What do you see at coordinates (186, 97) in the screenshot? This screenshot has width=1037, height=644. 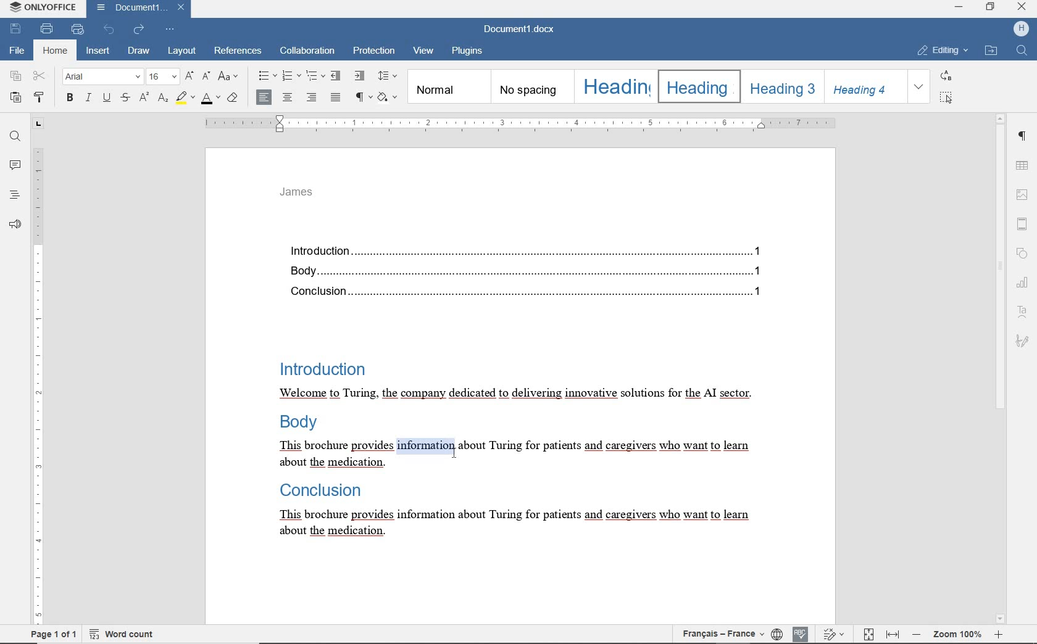 I see `HIGHLIGHT COLOR` at bounding box center [186, 97].